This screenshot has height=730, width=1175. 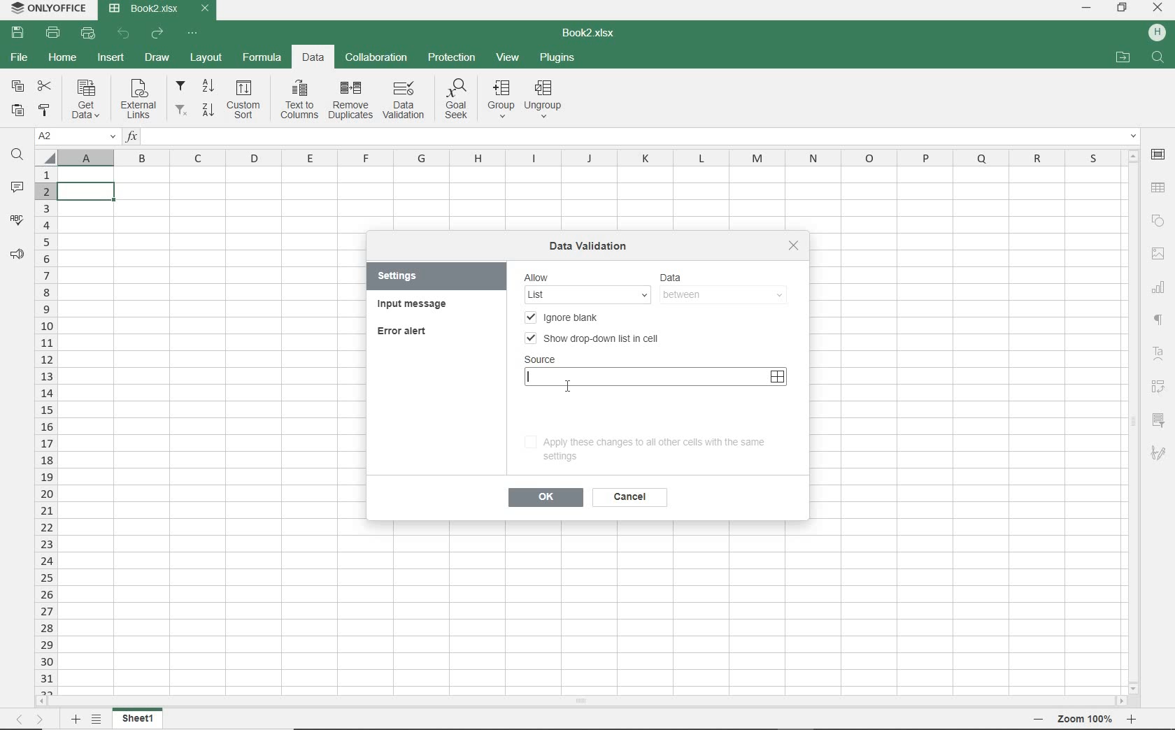 I want to click on data validation, so click(x=591, y=244).